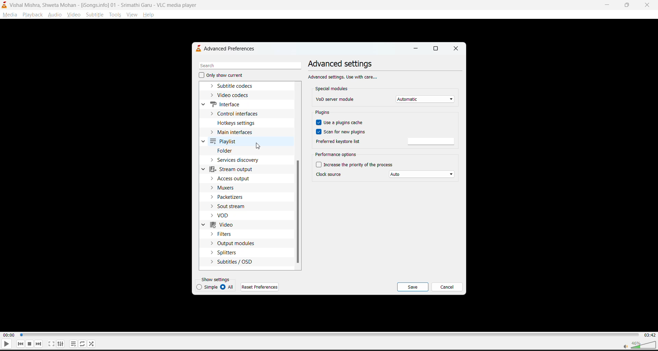 This screenshot has height=351, width=658. Describe the element at coordinates (72, 15) in the screenshot. I see `video` at that location.